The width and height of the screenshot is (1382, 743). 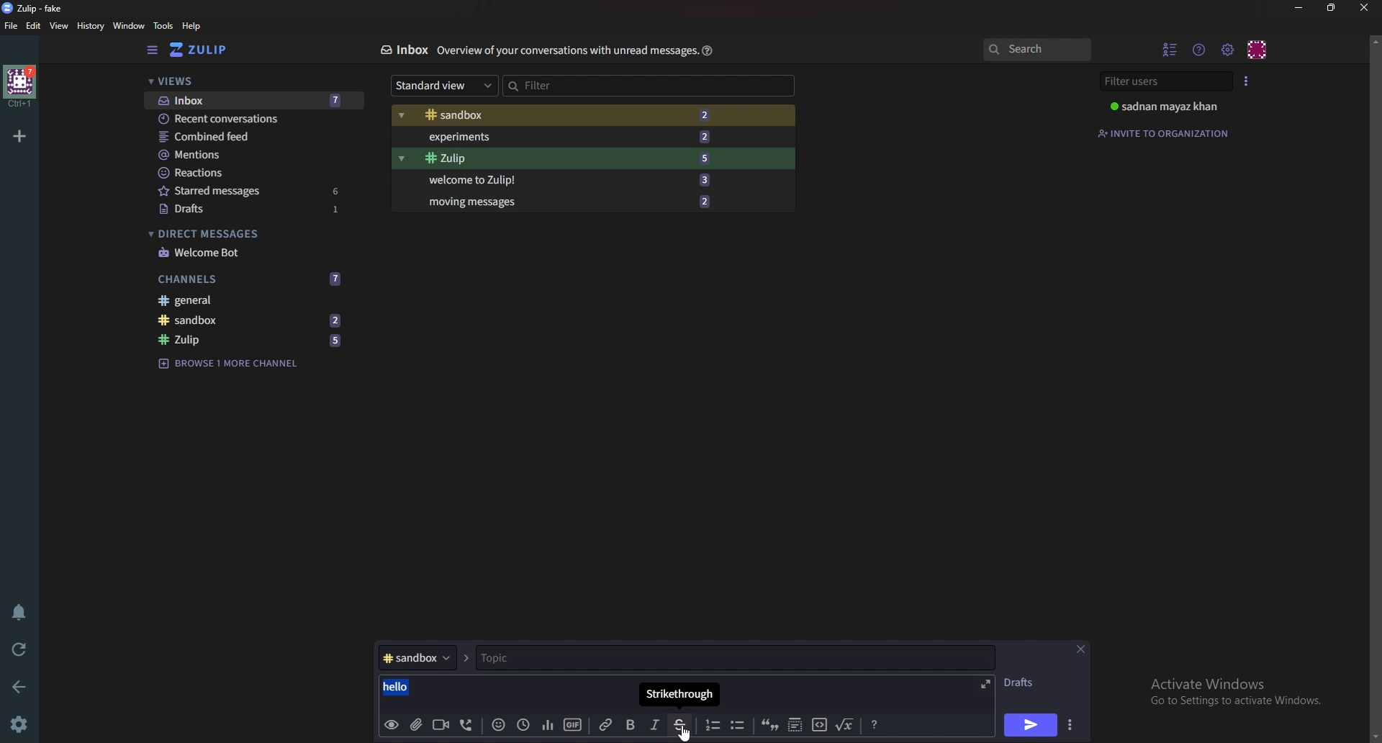 What do you see at coordinates (1228, 49) in the screenshot?
I see `Main menu` at bounding box center [1228, 49].